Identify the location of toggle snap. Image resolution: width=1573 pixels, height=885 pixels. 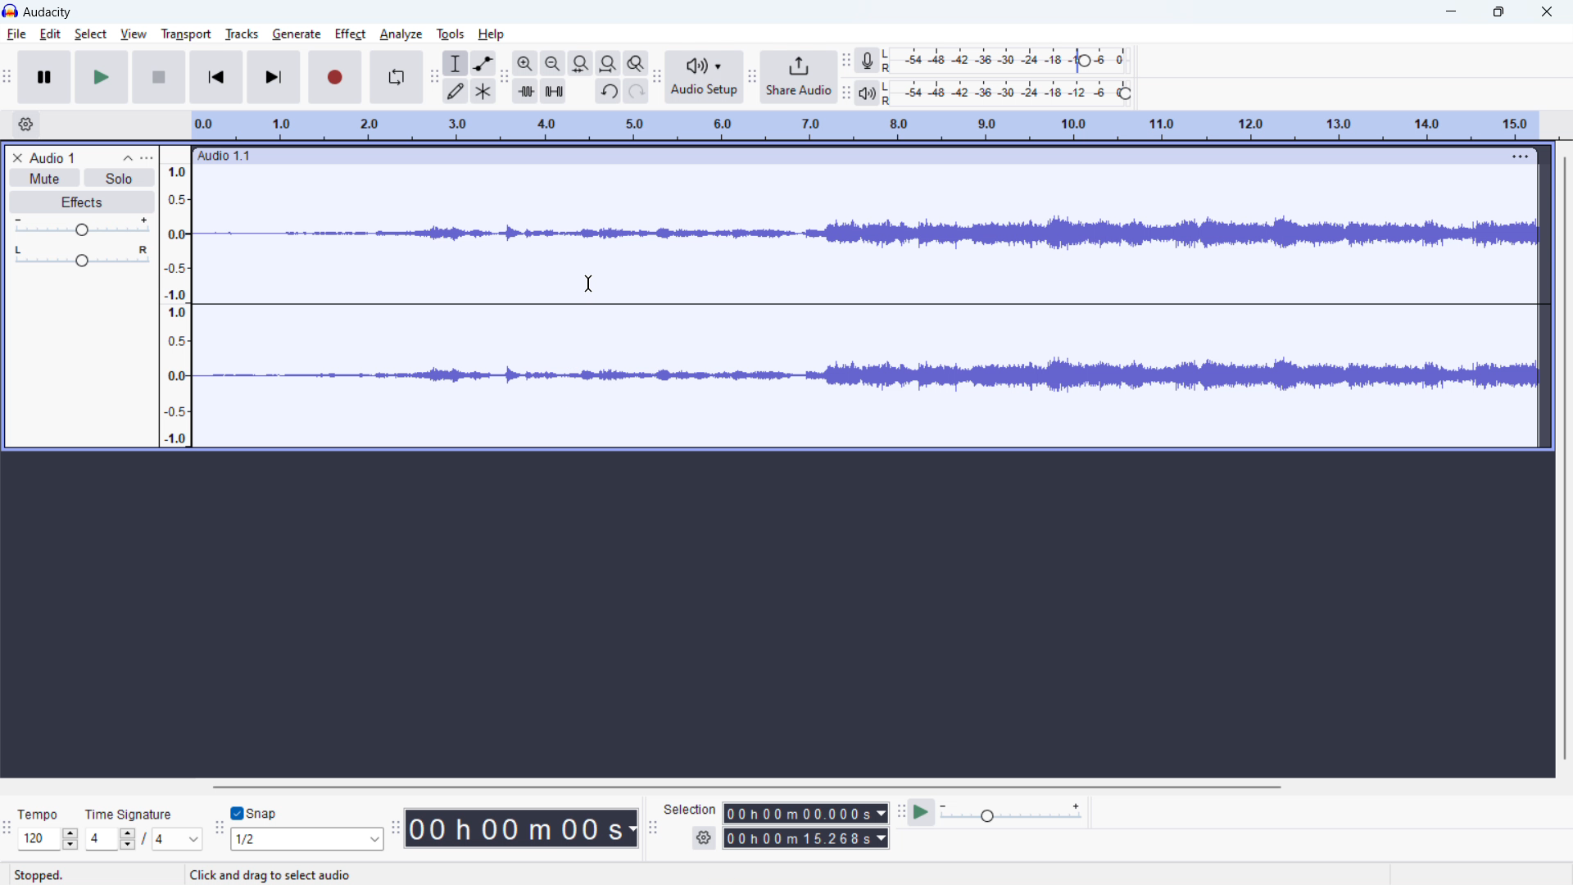
(254, 812).